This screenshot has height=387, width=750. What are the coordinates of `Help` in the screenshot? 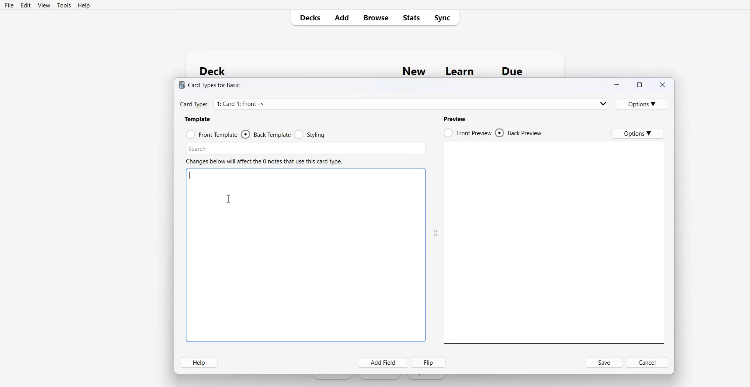 It's located at (199, 362).